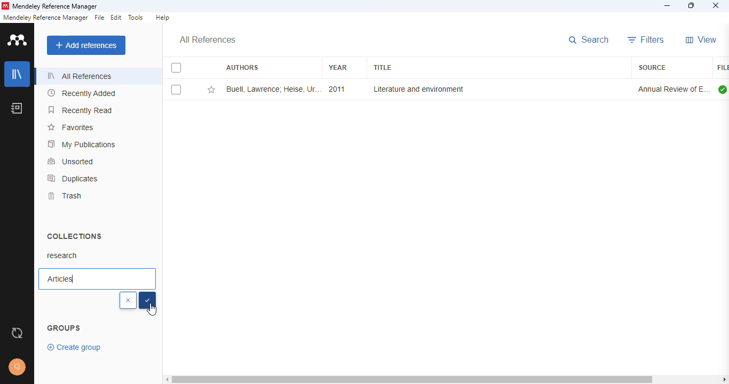 The height and width of the screenshot is (384, 729). What do you see at coordinates (211, 90) in the screenshot?
I see `add this reference to favorites` at bounding box center [211, 90].